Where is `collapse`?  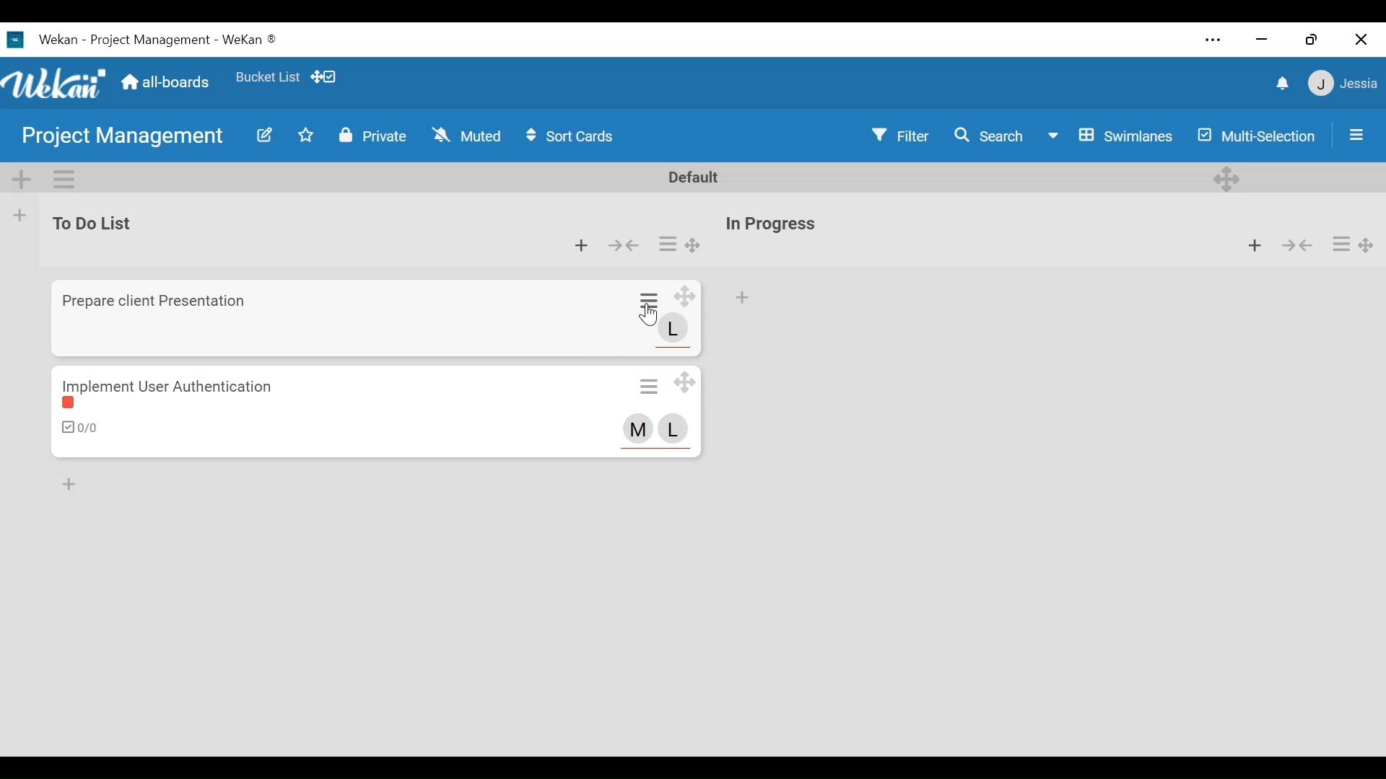
collapse is located at coordinates (626, 245).